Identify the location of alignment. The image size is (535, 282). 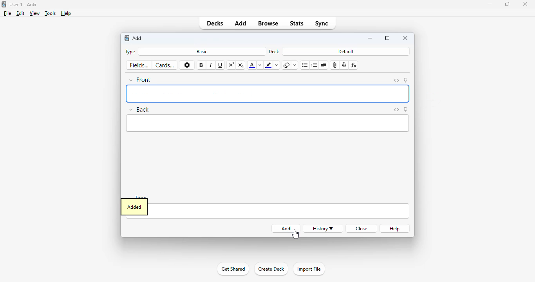
(324, 65).